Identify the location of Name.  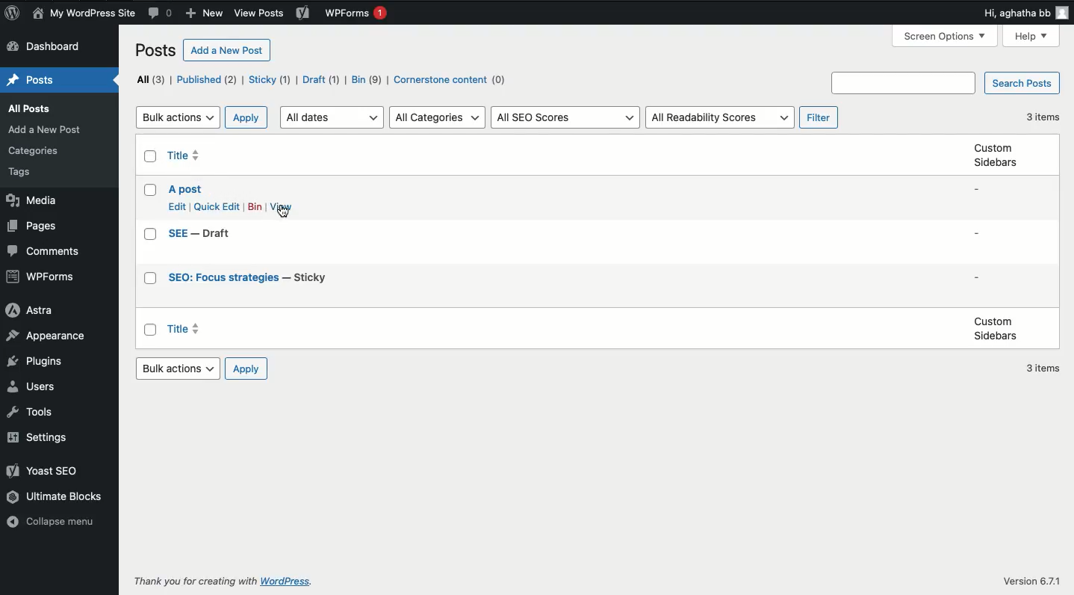
(82, 13).